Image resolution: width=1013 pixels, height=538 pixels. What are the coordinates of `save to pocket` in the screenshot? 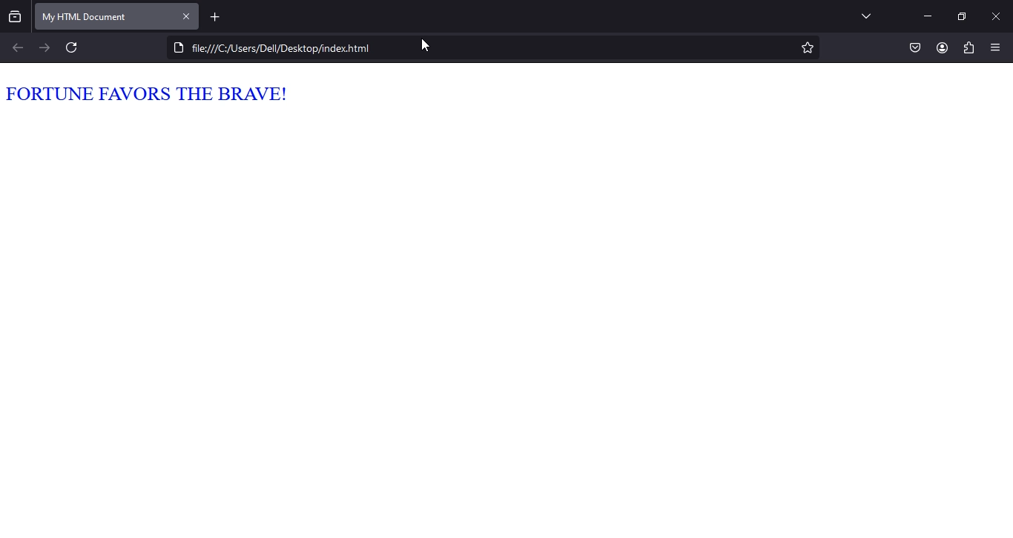 It's located at (916, 47).